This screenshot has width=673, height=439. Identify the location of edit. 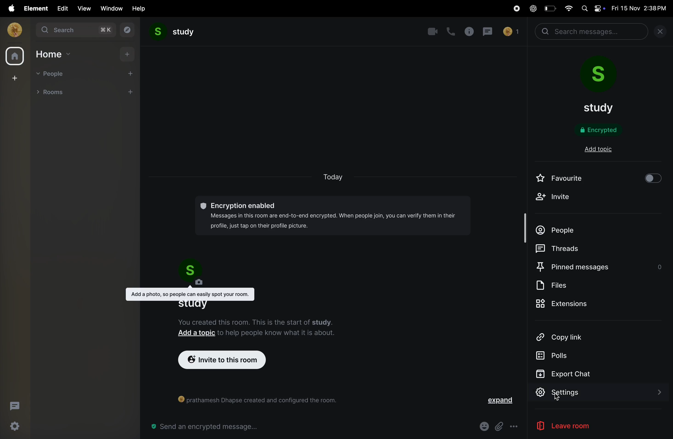
(61, 8).